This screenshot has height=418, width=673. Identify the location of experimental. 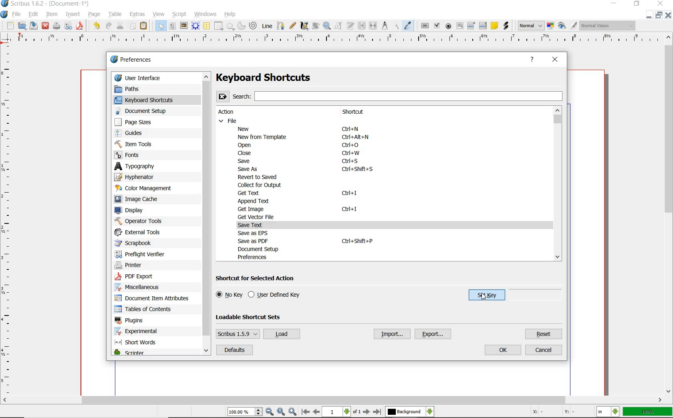
(147, 332).